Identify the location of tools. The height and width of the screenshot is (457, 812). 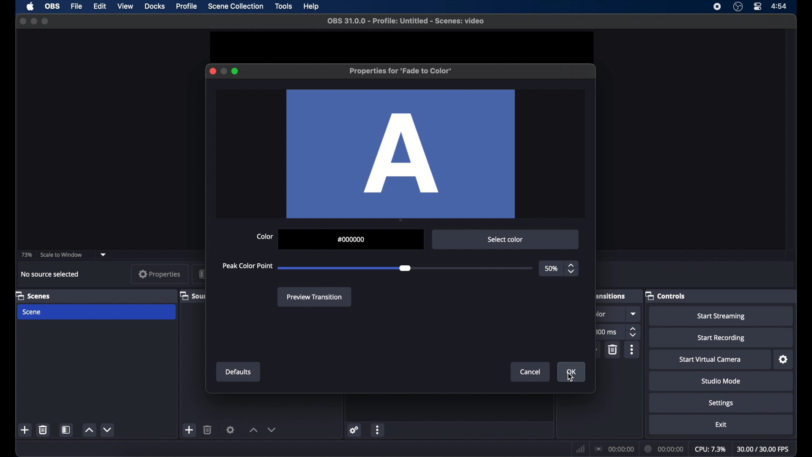
(284, 6).